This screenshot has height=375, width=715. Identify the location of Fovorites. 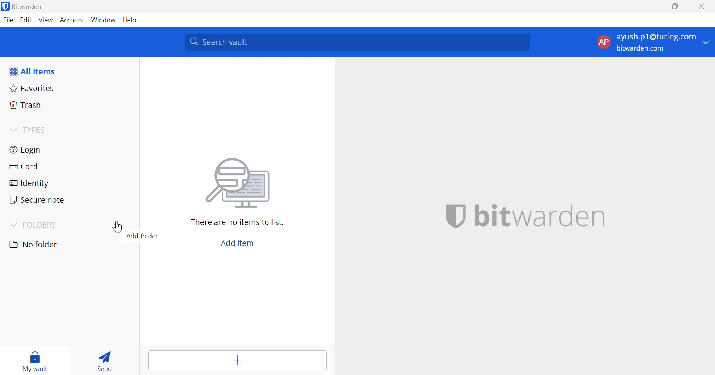
(31, 89).